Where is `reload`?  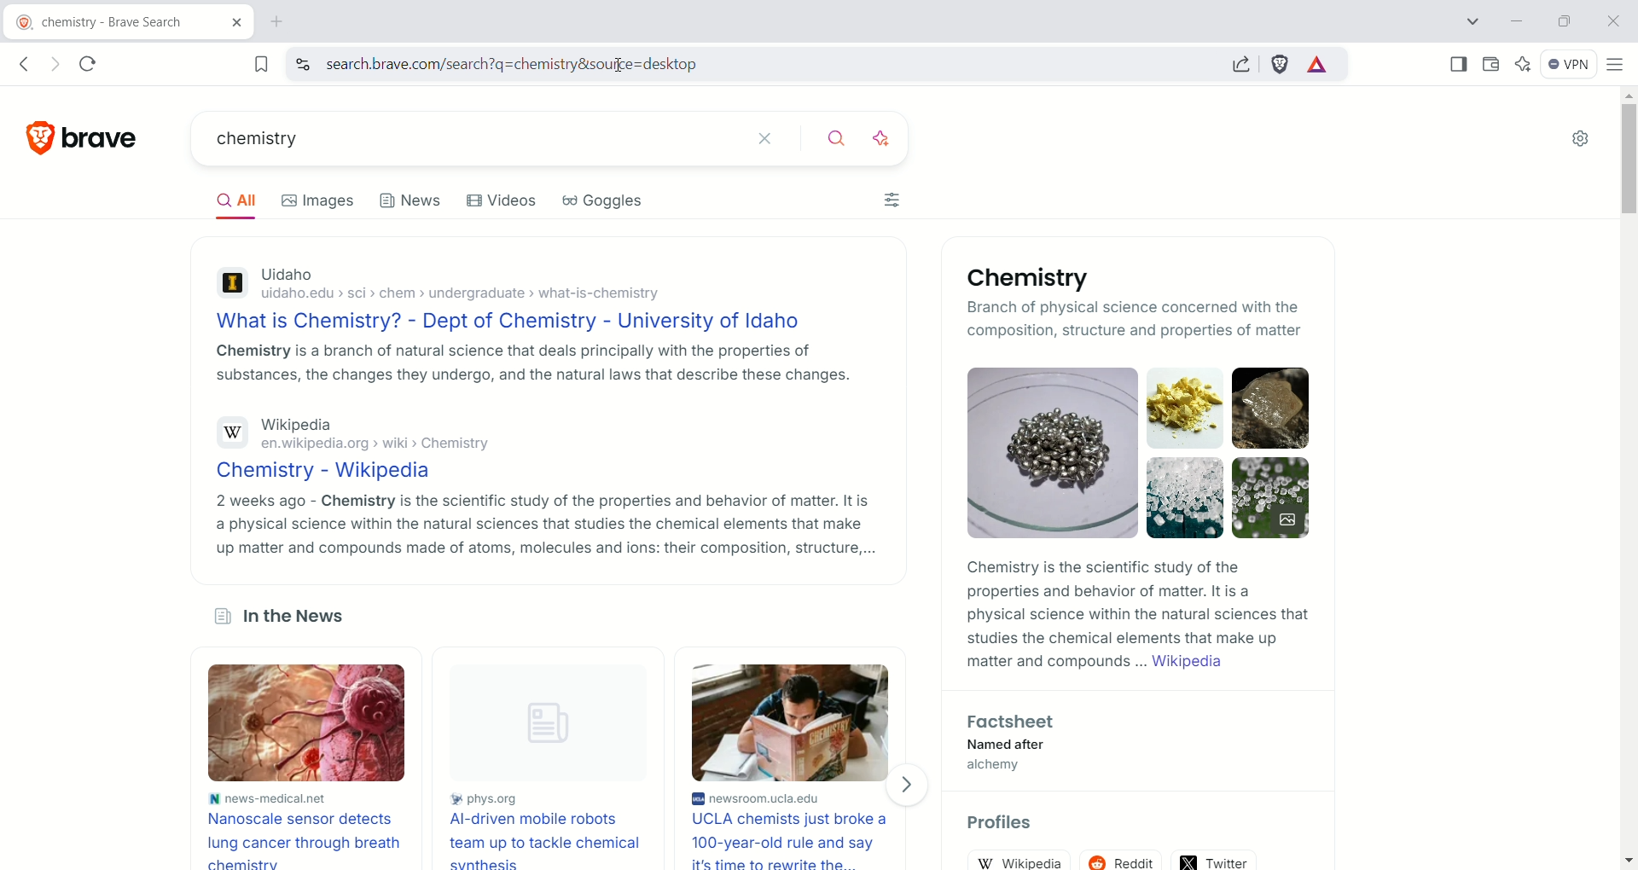 reload is located at coordinates (89, 66).